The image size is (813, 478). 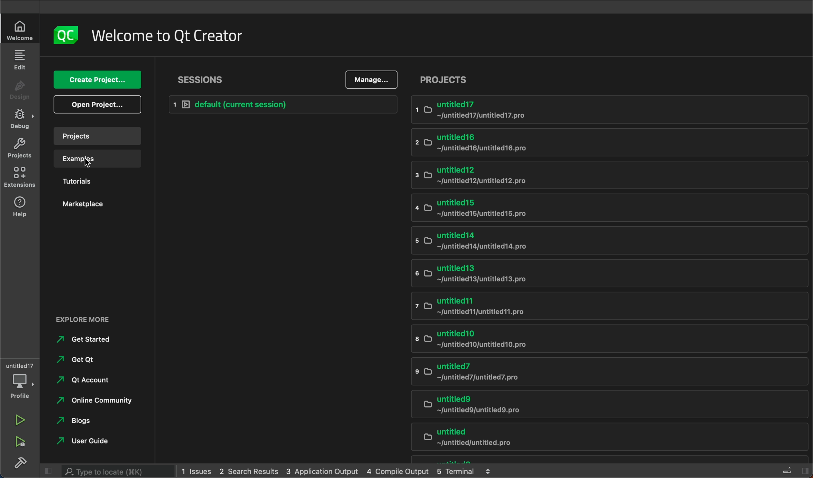 What do you see at coordinates (97, 105) in the screenshot?
I see `open` at bounding box center [97, 105].